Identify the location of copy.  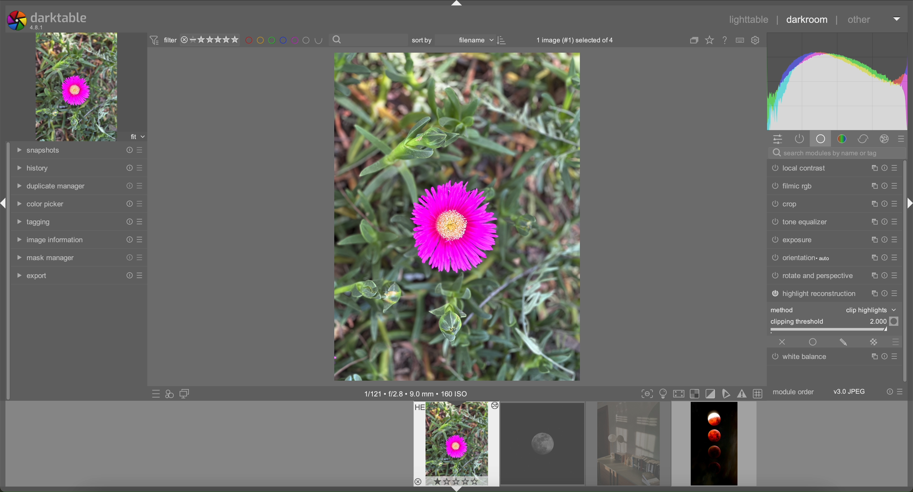
(874, 277).